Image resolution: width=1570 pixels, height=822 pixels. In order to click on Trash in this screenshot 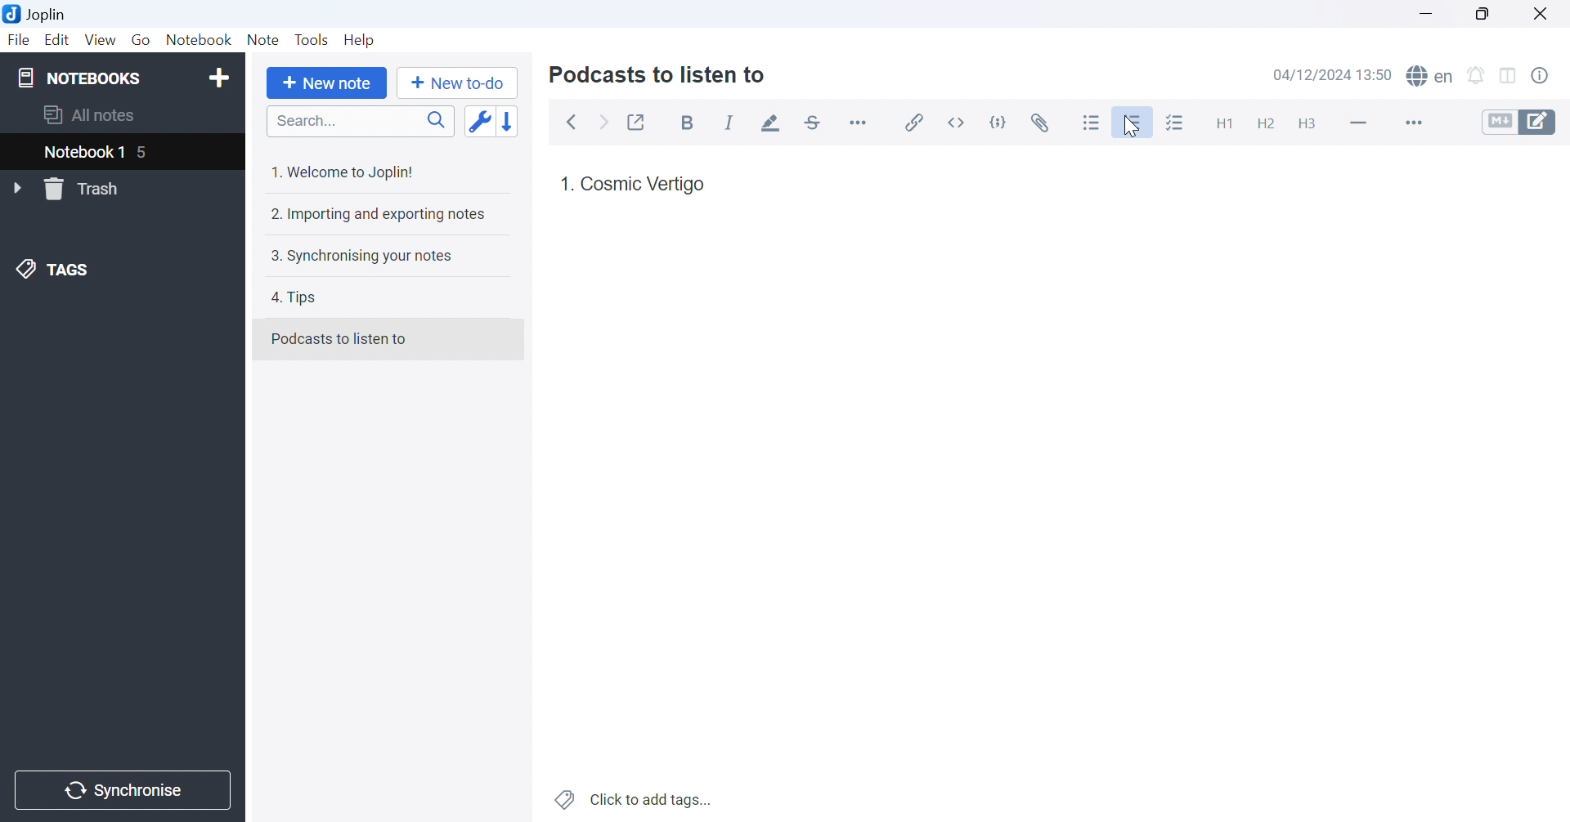, I will do `click(92, 189)`.